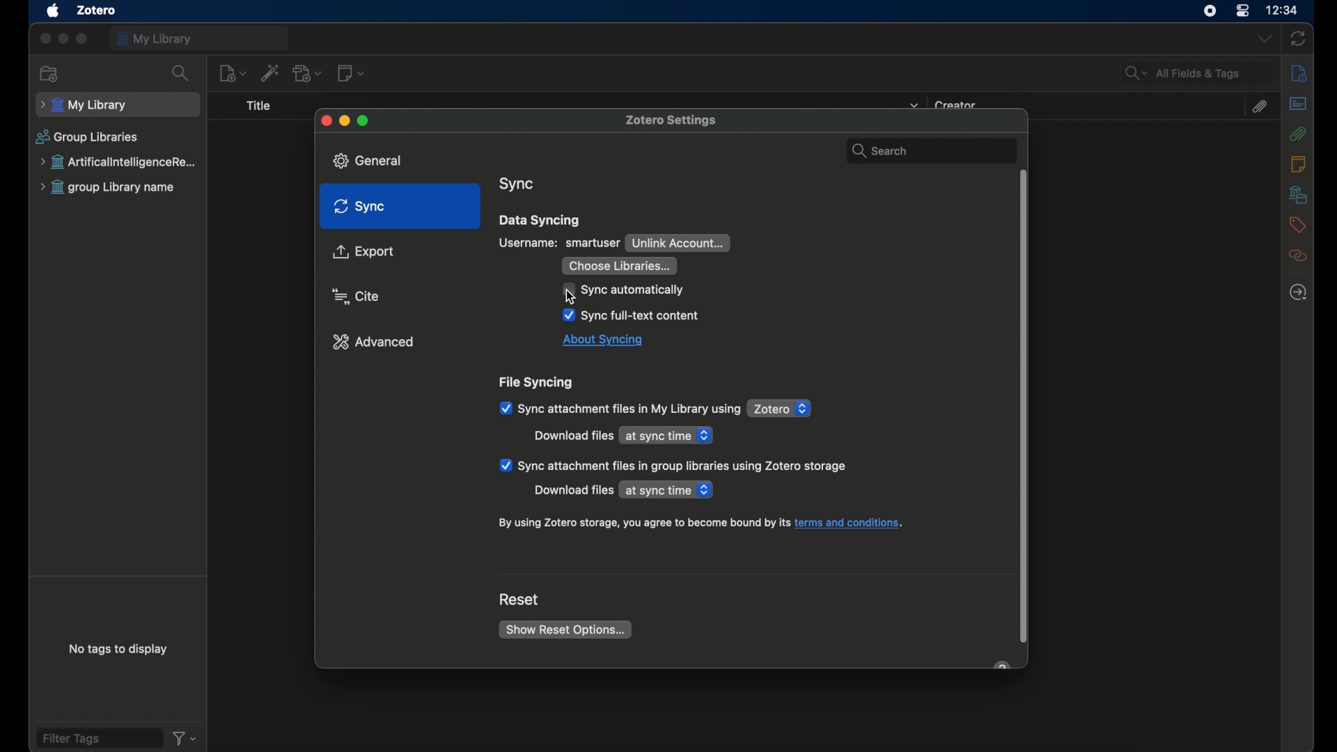  Describe the element at coordinates (1297, 195) in the screenshot. I see `libraries and collections` at that location.